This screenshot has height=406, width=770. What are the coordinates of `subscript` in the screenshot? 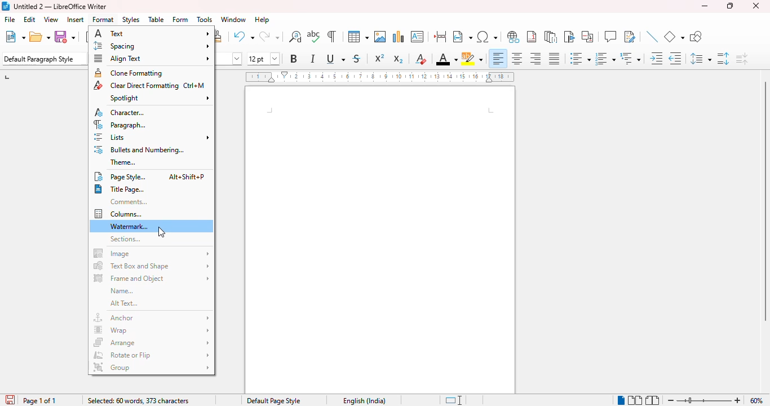 It's located at (398, 59).